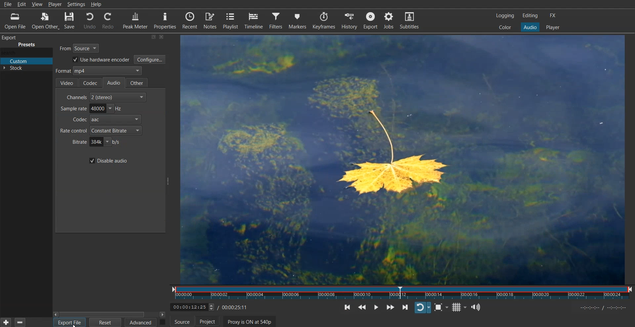 The width and height of the screenshot is (635, 327). Describe the element at coordinates (253, 322) in the screenshot. I see `Proxy is ON at 540p` at that location.